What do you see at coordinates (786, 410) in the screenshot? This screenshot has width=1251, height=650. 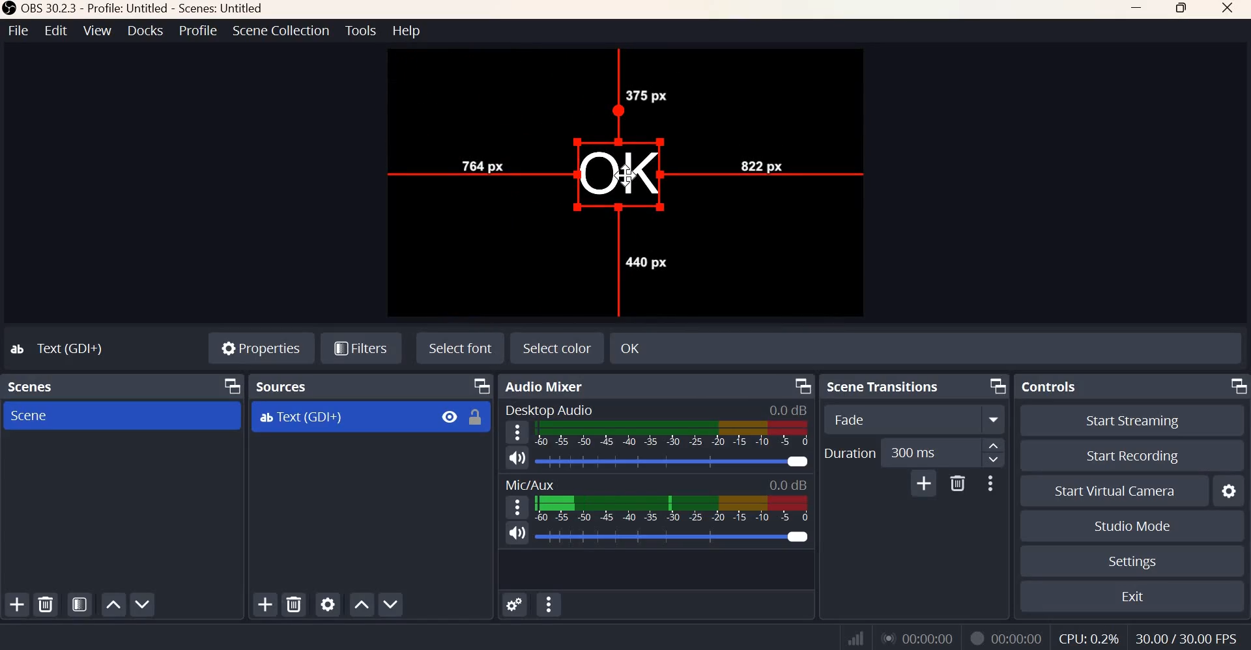 I see `Audio Level Indicator` at bounding box center [786, 410].